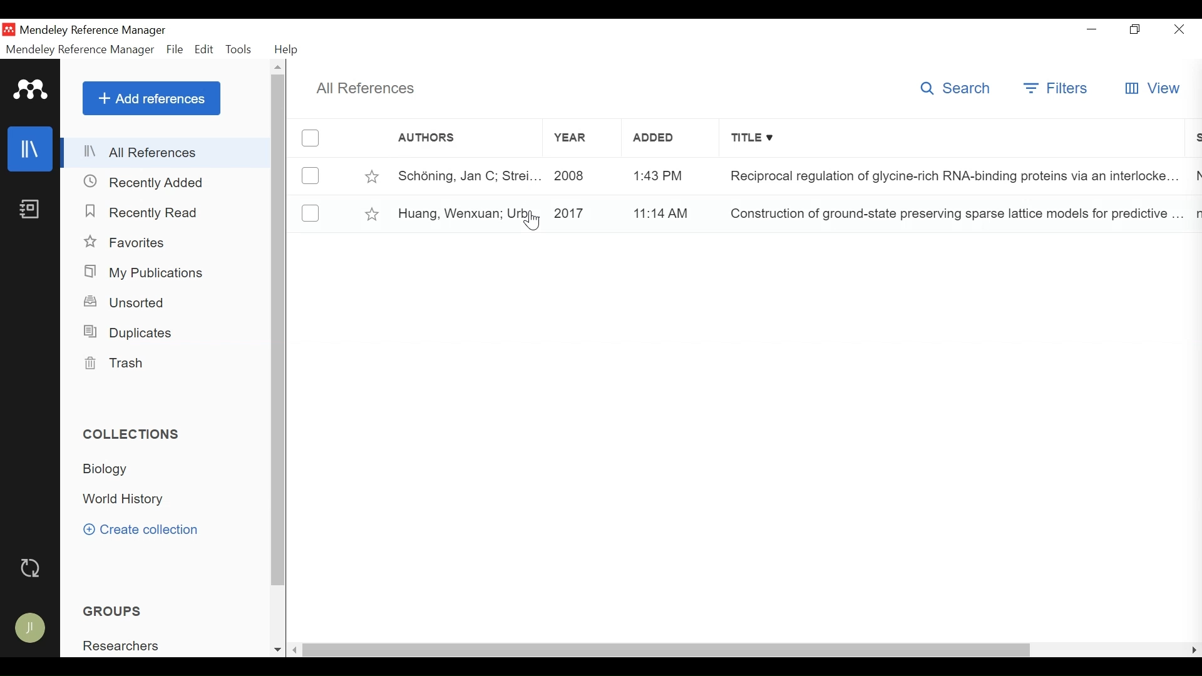 The image size is (1202, 676). Describe the element at coordinates (115, 612) in the screenshot. I see `Groups` at that location.